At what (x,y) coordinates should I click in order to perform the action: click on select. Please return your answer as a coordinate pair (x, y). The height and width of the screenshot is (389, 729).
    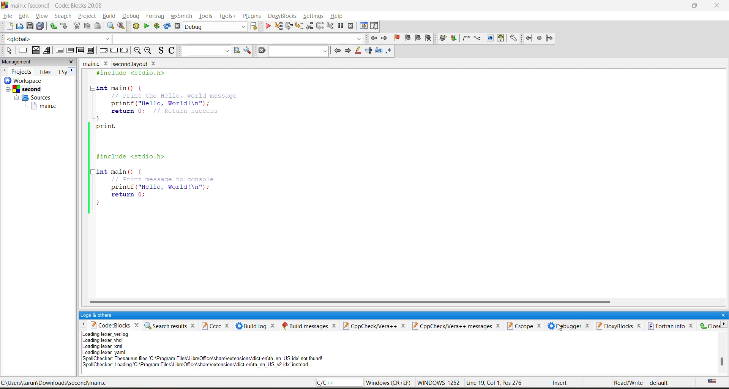
    Looking at the image, I should click on (8, 51).